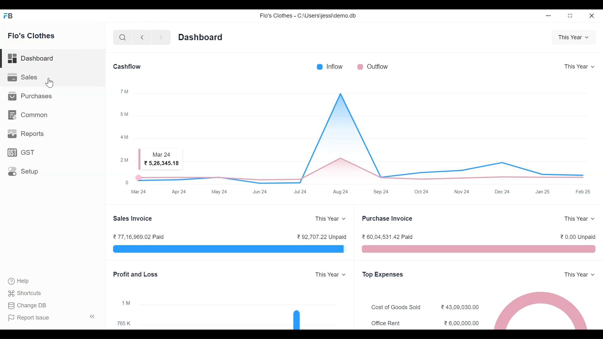  I want to click on Common, so click(29, 115).